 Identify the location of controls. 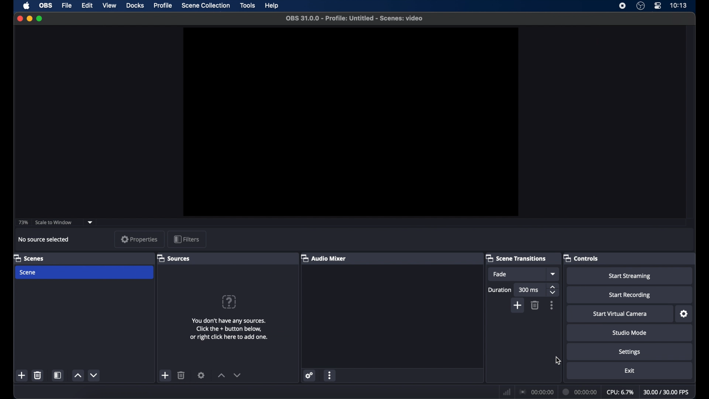
(580, 258).